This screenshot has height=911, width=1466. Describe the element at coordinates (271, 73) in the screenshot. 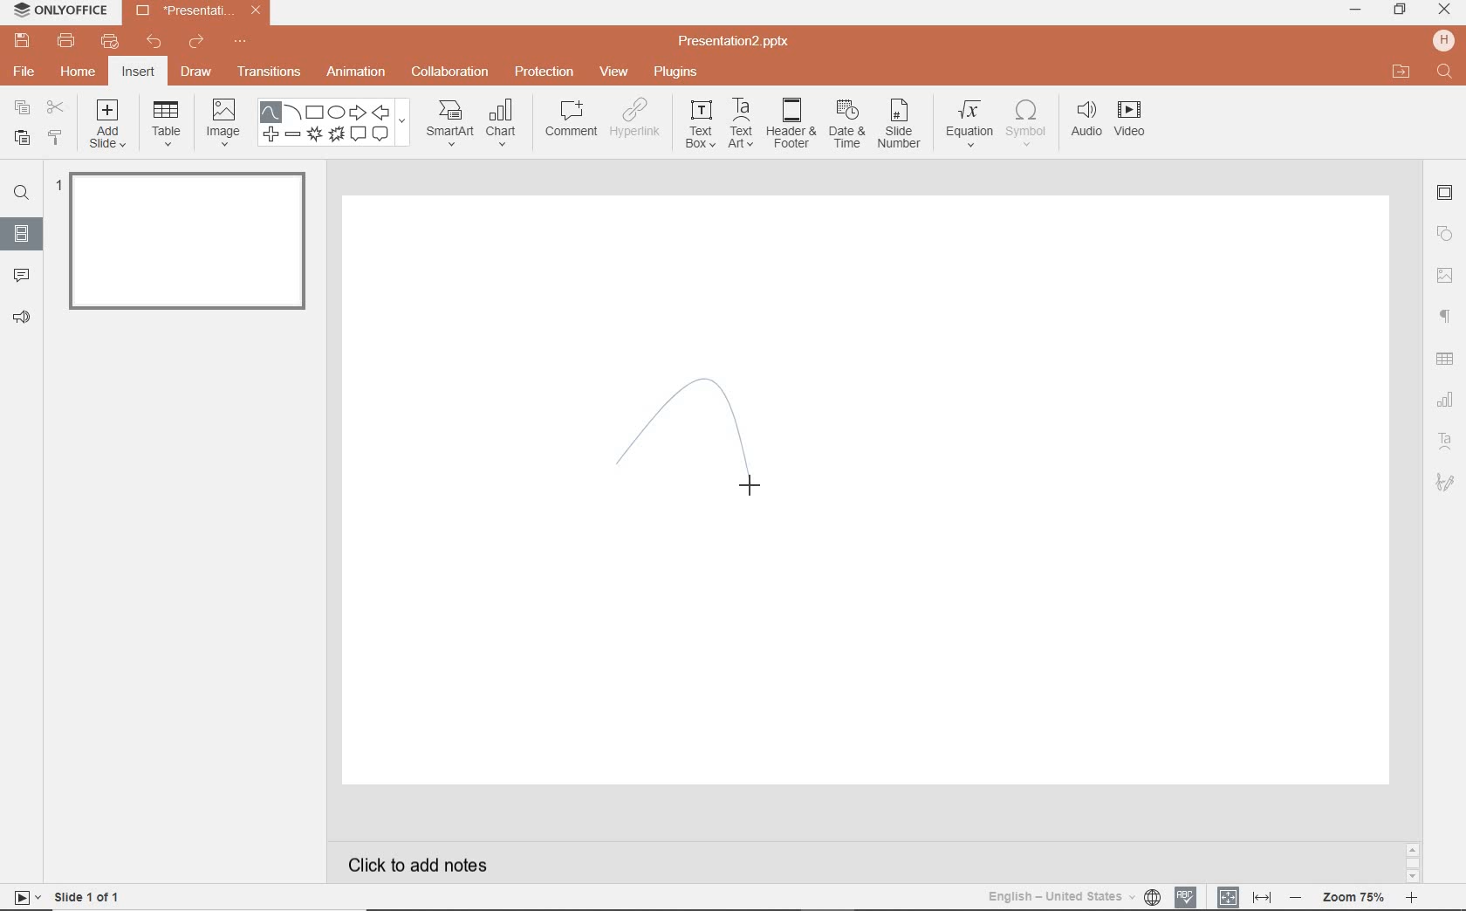

I see `TRANSITIONS` at that location.